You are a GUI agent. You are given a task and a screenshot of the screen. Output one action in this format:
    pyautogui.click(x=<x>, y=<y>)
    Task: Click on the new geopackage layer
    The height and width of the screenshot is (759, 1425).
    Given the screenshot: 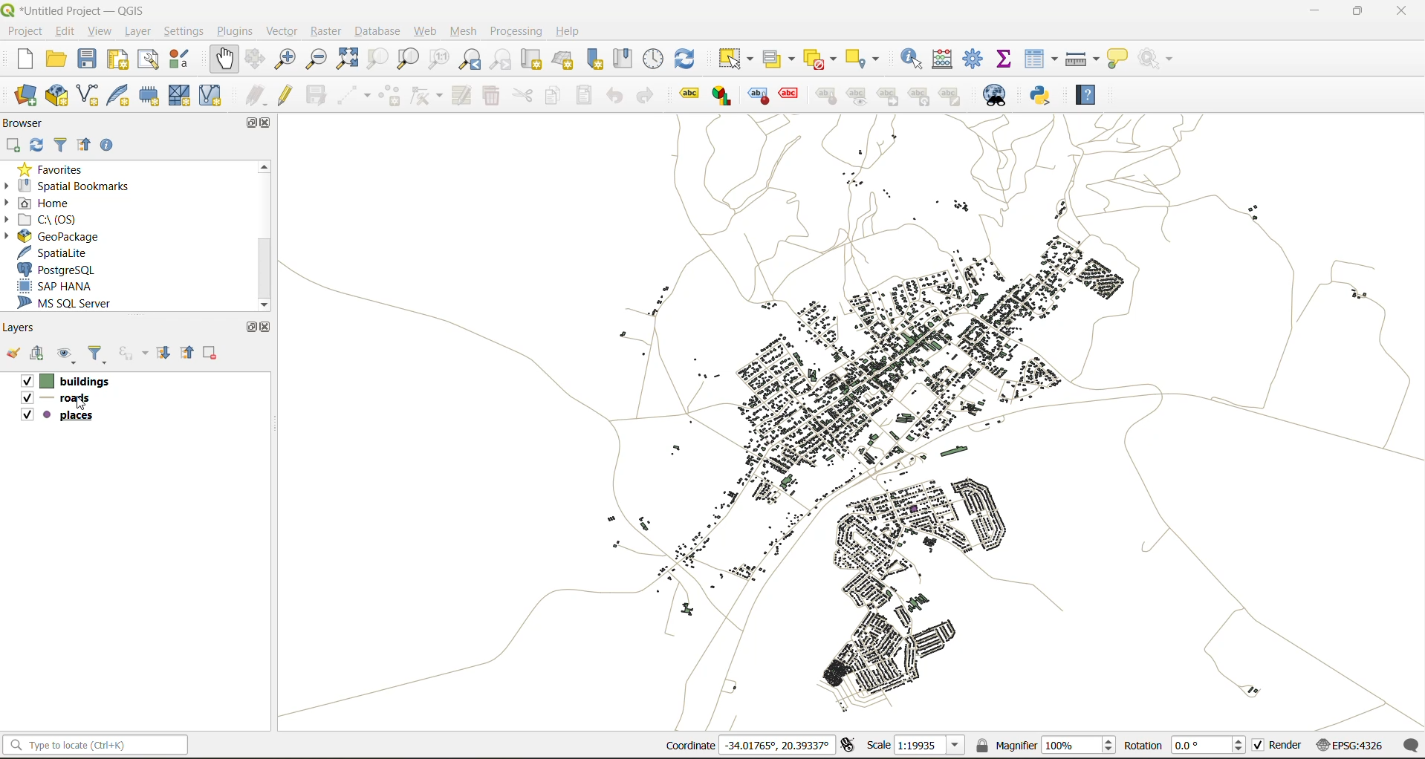 What is the action you would take?
    pyautogui.click(x=59, y=96)
    